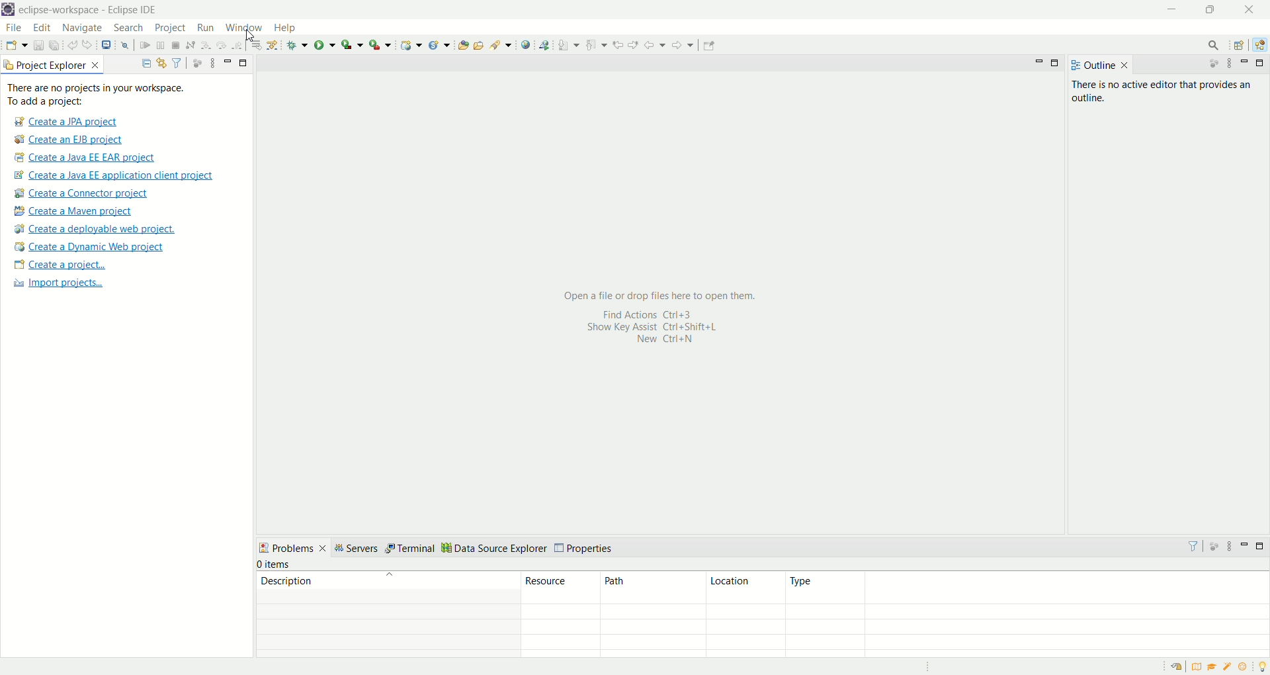 The image size is (1270, 675). Describe the element at coordinates (239, 44) in the screenshot. I see `step return` at that location.